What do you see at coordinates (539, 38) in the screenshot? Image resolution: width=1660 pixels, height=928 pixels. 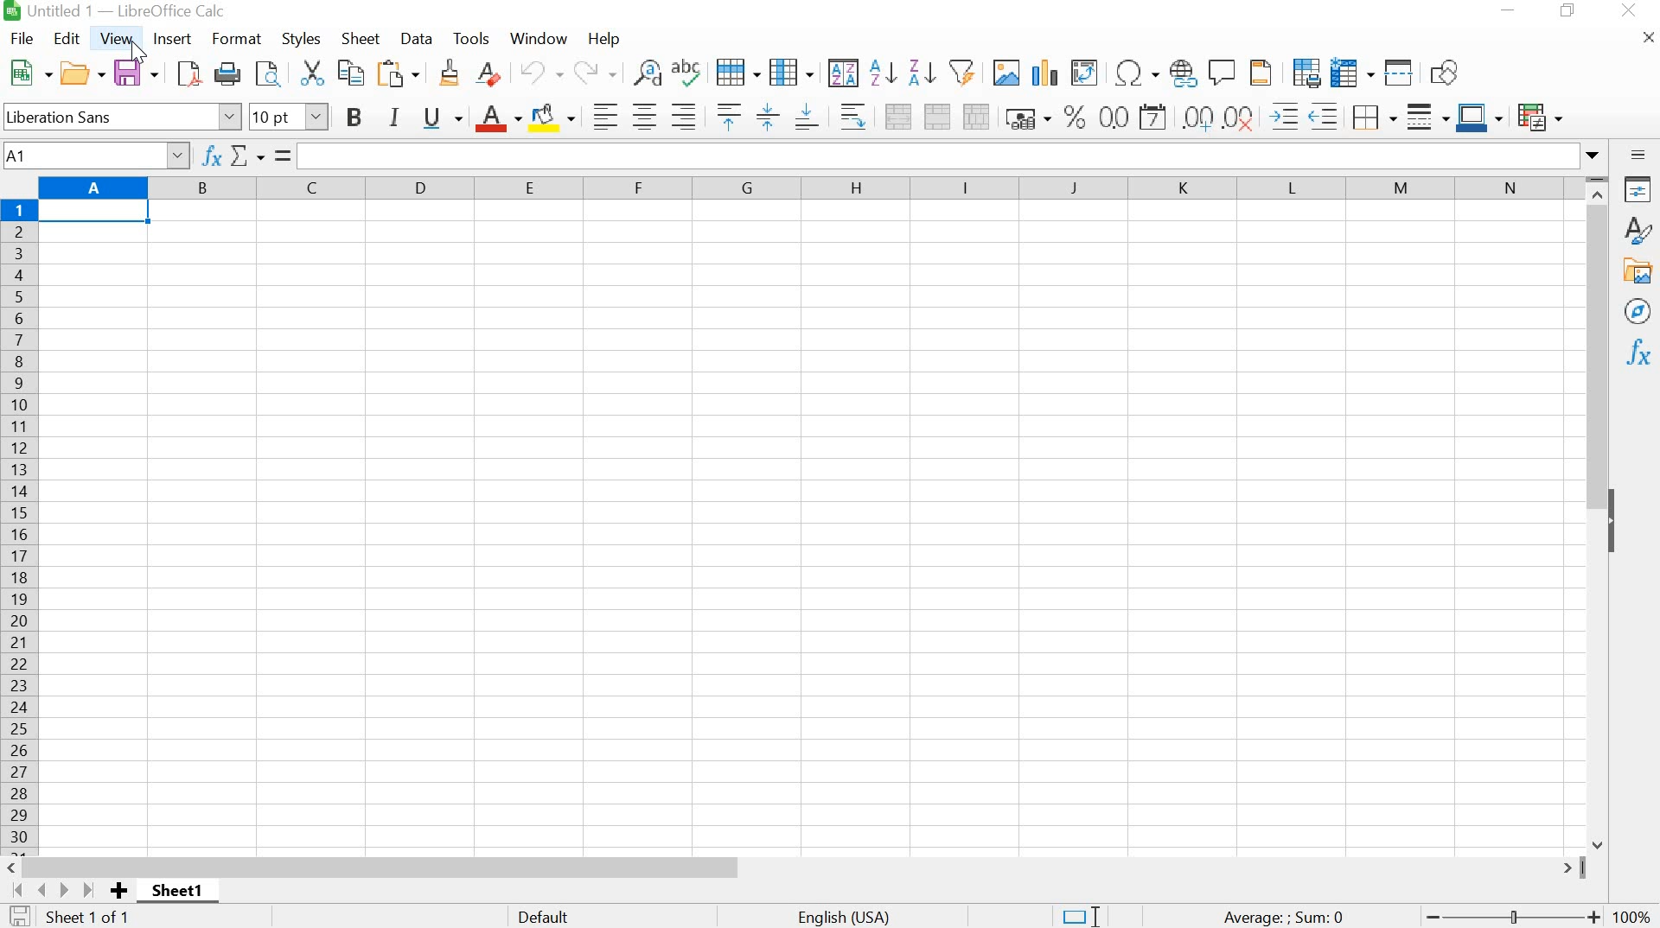 I see `WINDOW` at bounding box center [539, 38].